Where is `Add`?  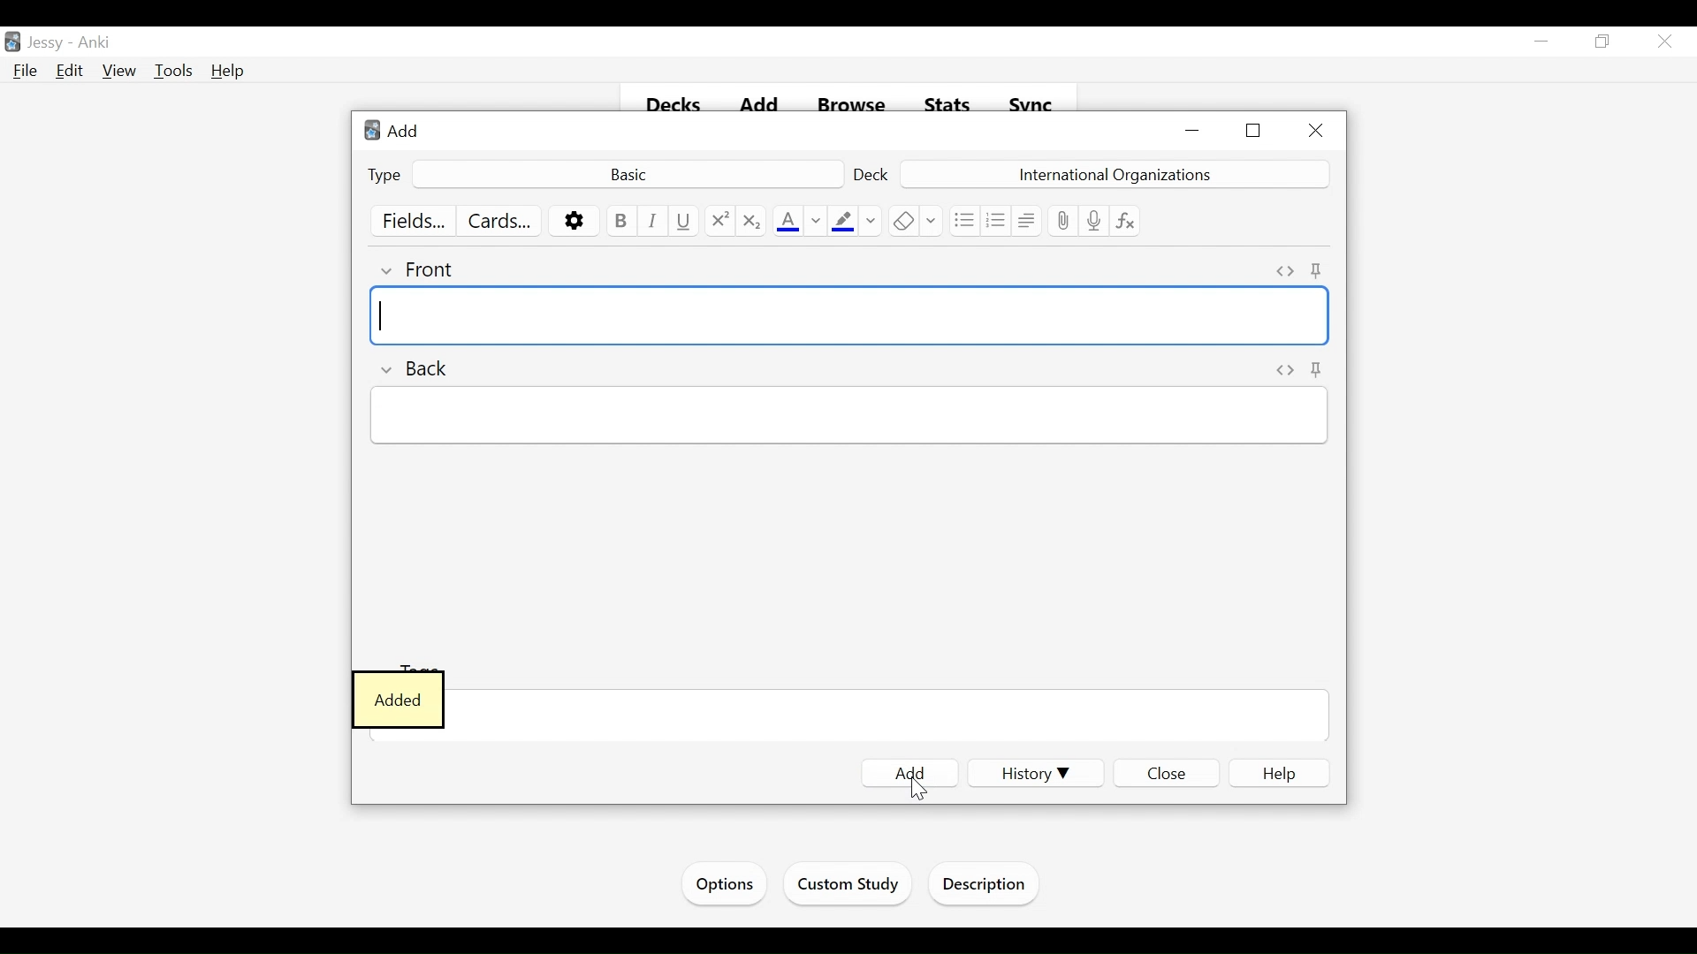 Add is located at coordinates (909, 768).